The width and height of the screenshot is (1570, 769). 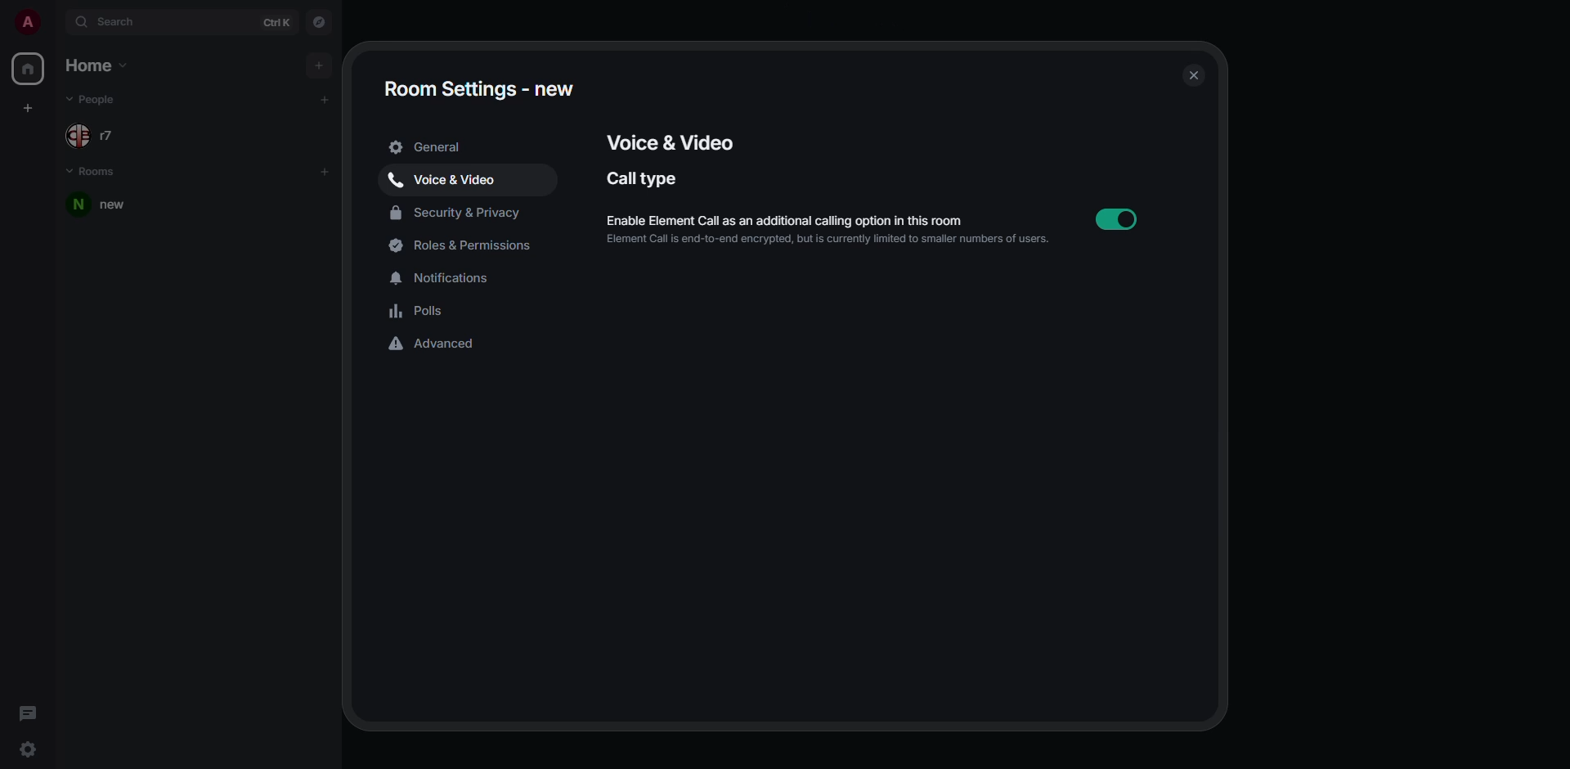 I want to click on home, so click(x=105, y=65).